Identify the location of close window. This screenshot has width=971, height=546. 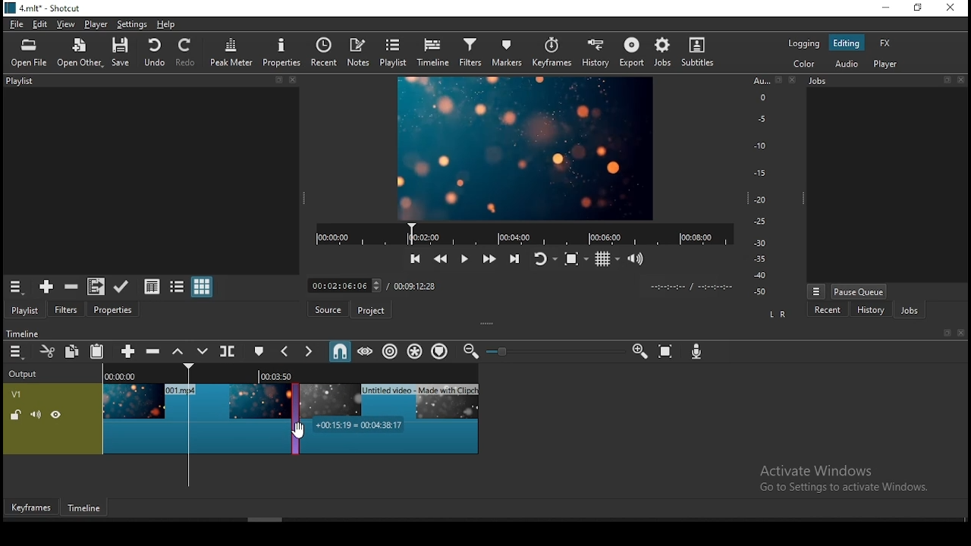
(952, 8).